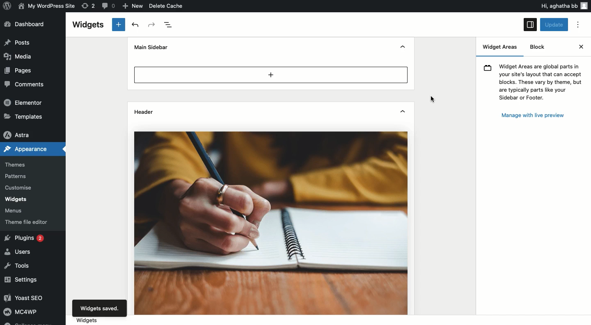  Describe the element at coordinates (22, 280) in the screenshot. I see `Settings` at that location.